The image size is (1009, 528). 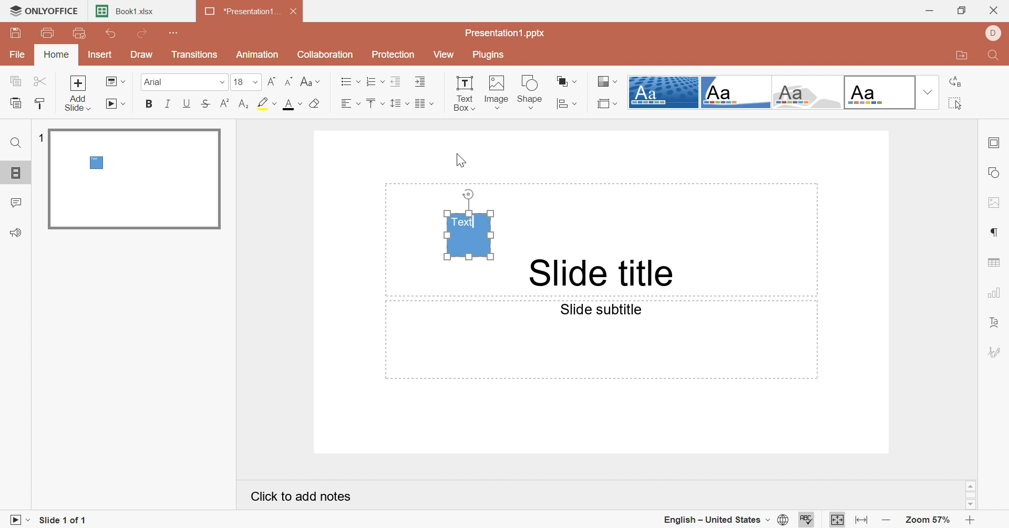 What do you see at coordinates (396, 82) in the screenshot?
I see `Decrease Indent` at bounding box center [396, 82].